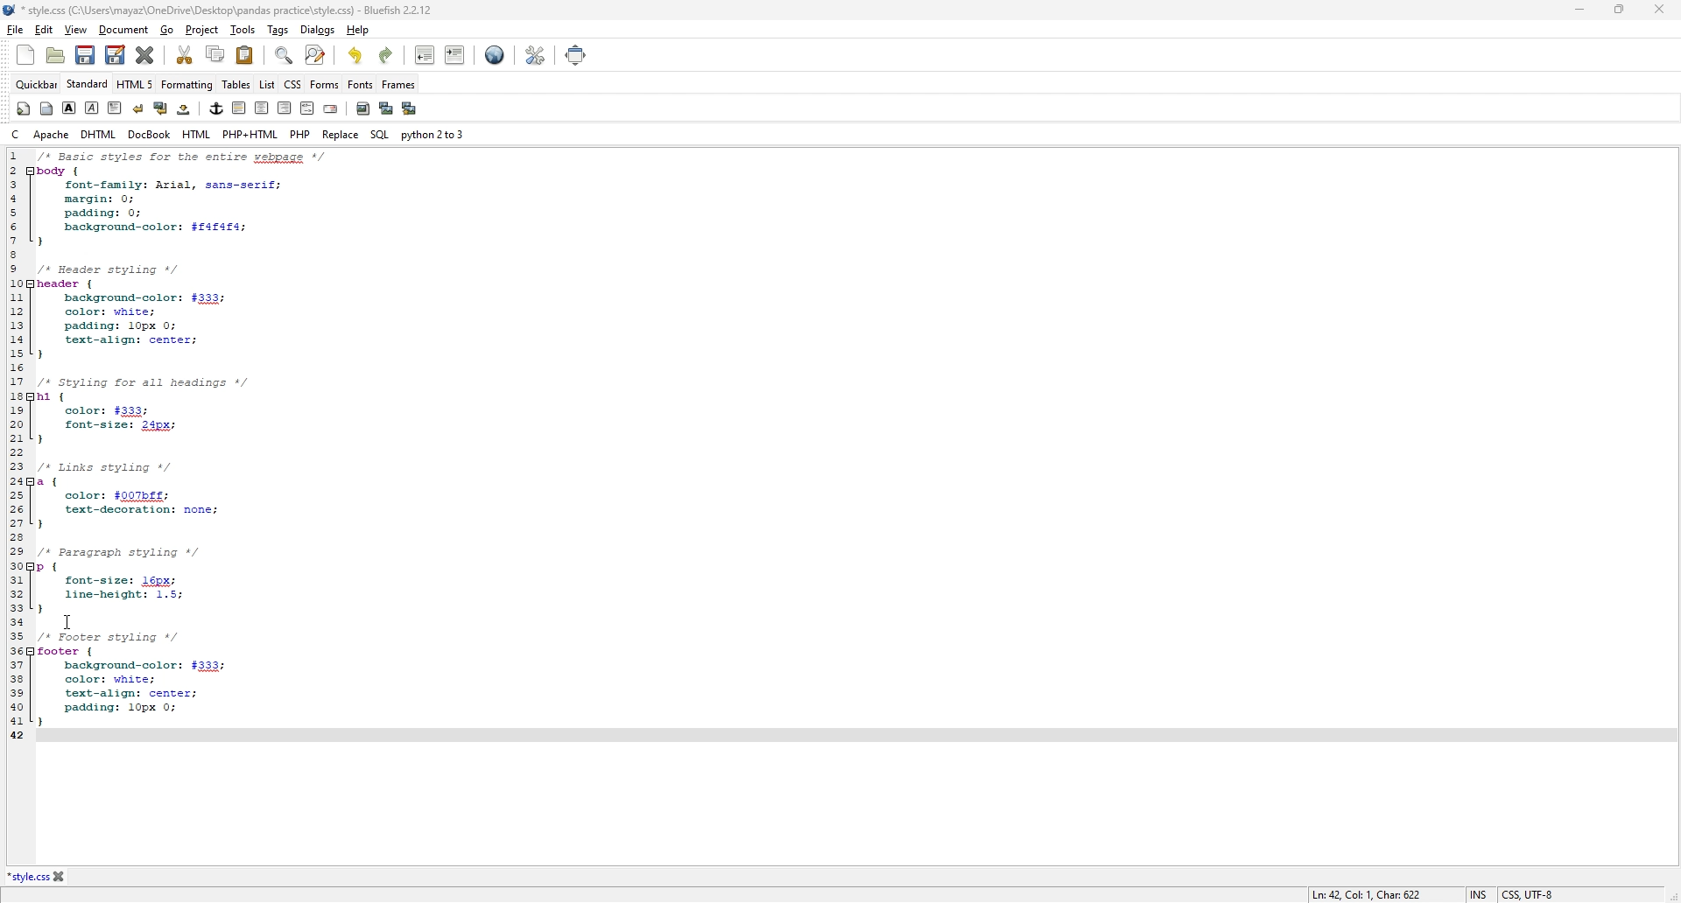 The image size is (1681, 903). Describe the element at coordinates (27, 54) in the screenshot. I see `new` at that location.